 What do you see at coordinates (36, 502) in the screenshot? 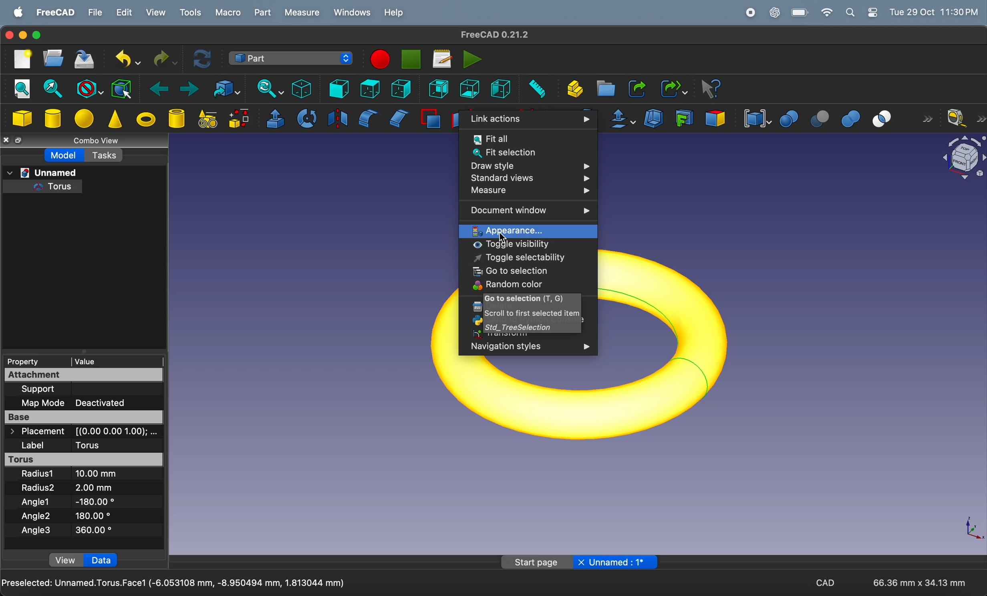
I see `Angle 1` at bounding box center [36, 502].